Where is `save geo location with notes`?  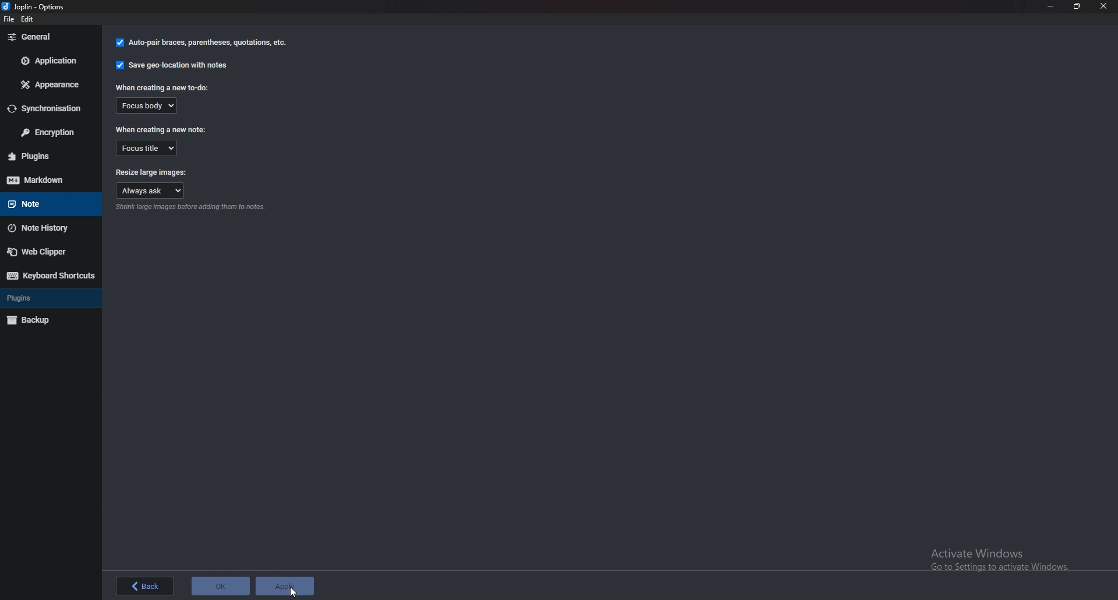
save geo location with notes is located at coordinates (173, 65).